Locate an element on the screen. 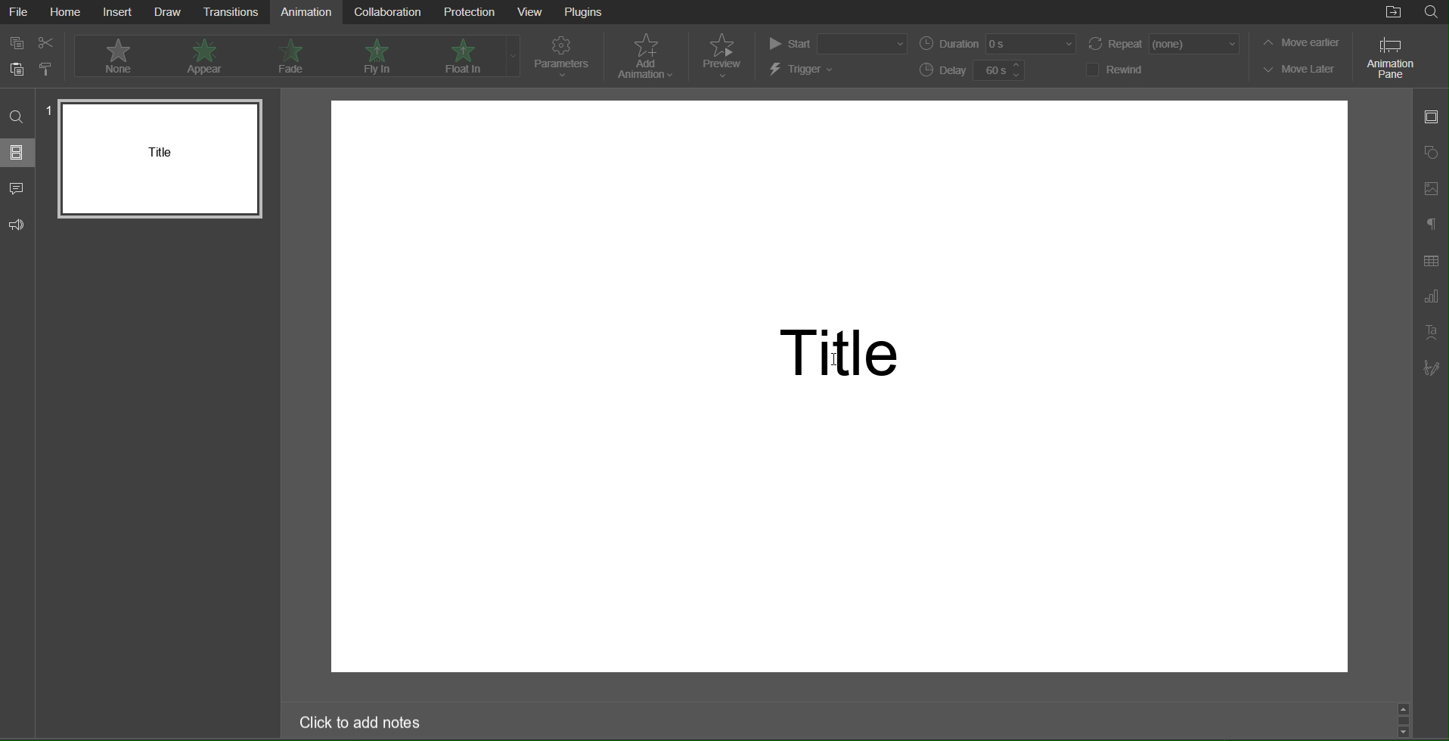  Draw is located at coordinates (168, 12).